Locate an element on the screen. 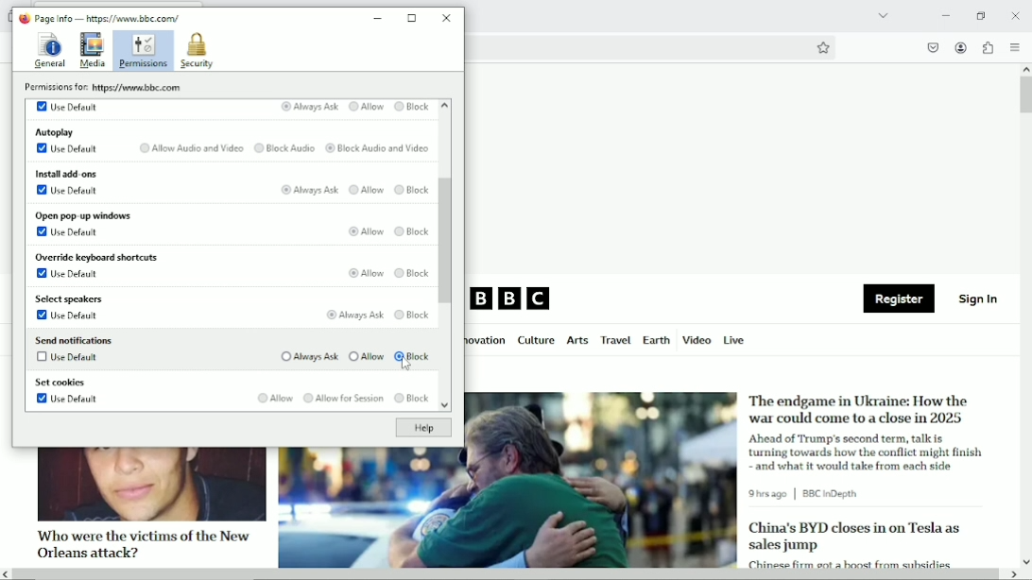 The width and height of the screenshot is (1032, 580). Extensions is located at coordinates (987, 47).